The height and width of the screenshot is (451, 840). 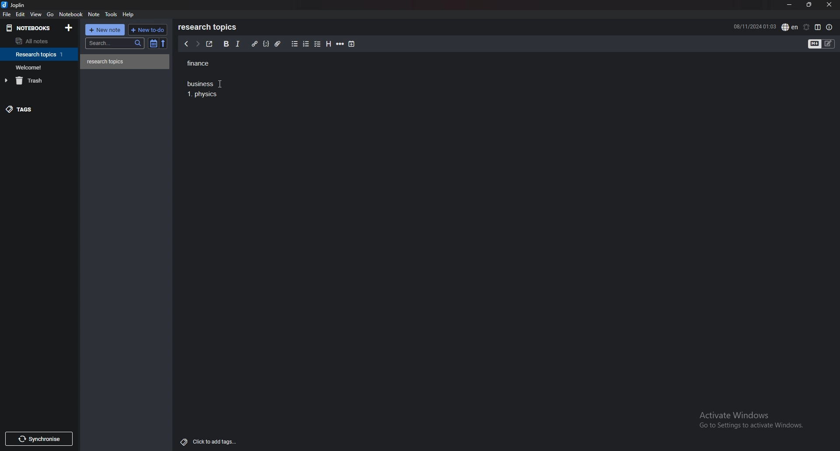 I want to click on minimize, so click(x=789, y=5).